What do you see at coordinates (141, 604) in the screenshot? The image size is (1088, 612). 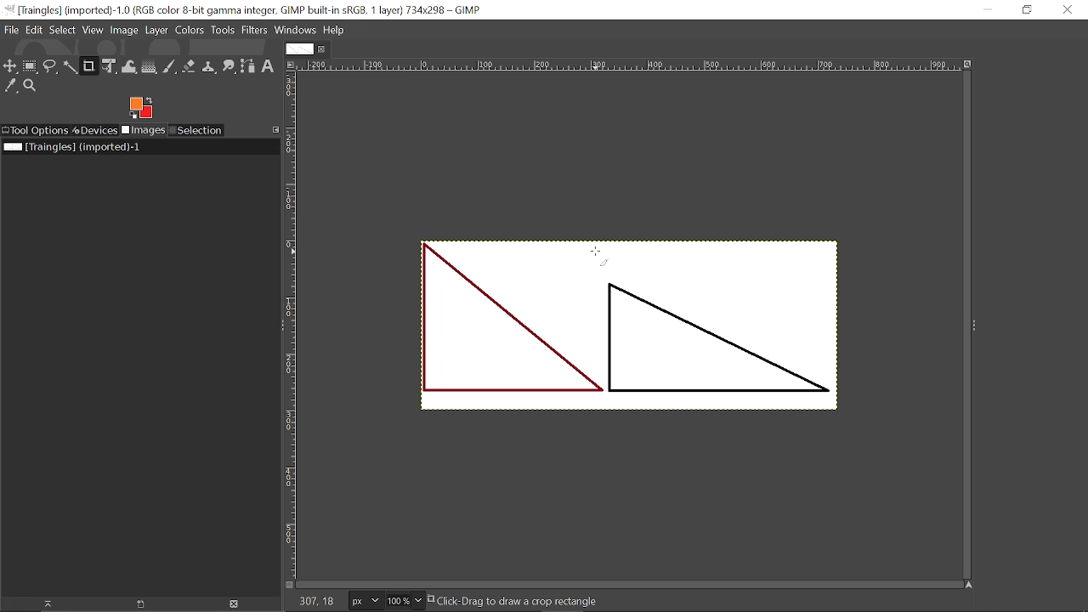 I see `New image display for this image` at bounding box center [141, 604].